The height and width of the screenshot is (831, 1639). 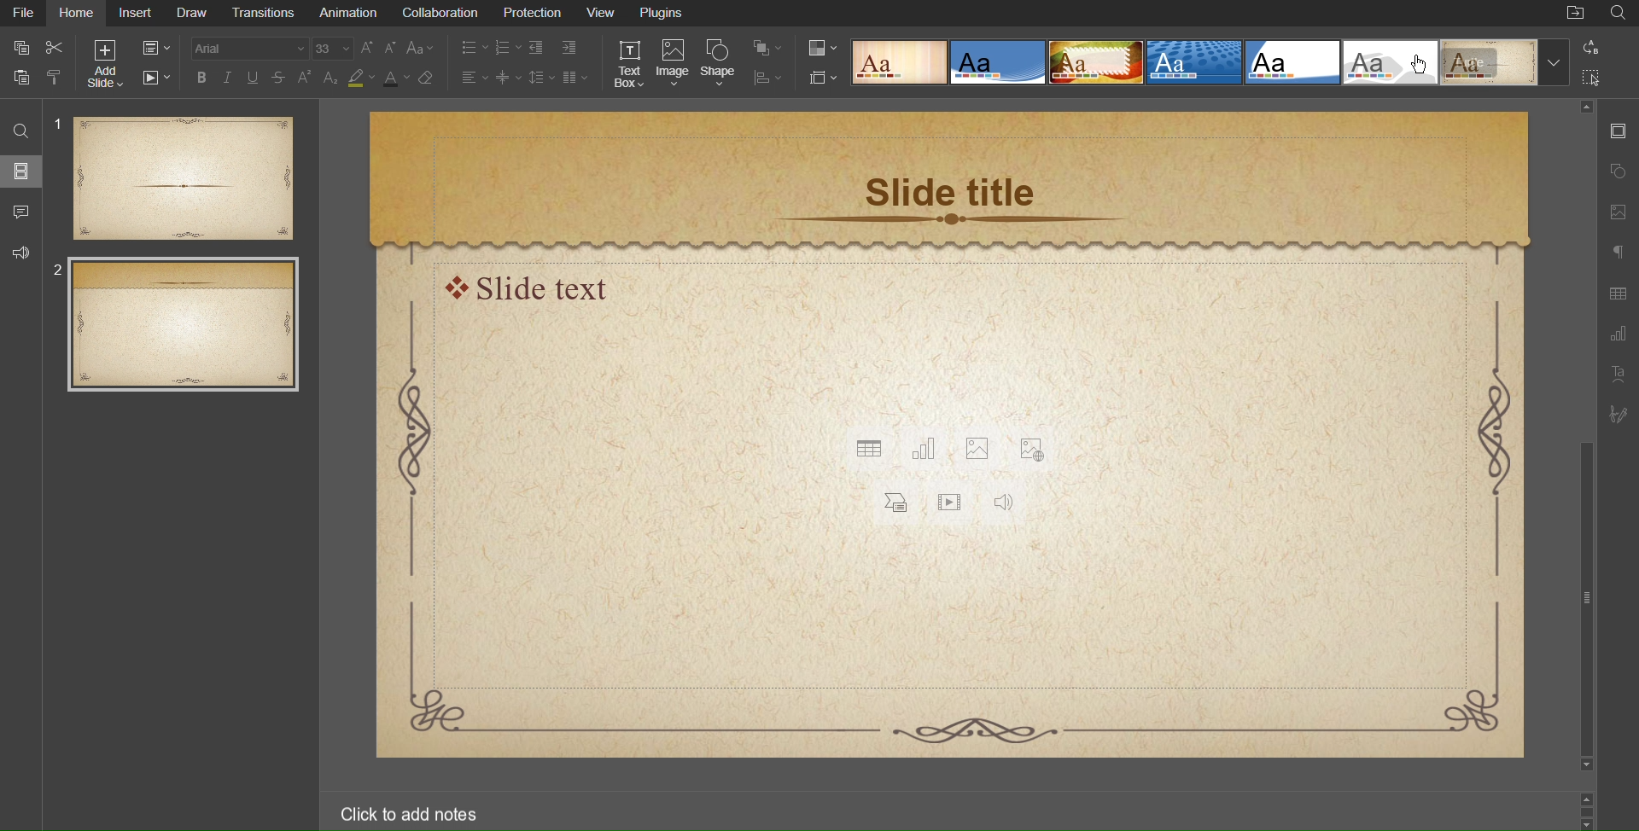 I want to click on Templates, so click(x=1209, y=62).